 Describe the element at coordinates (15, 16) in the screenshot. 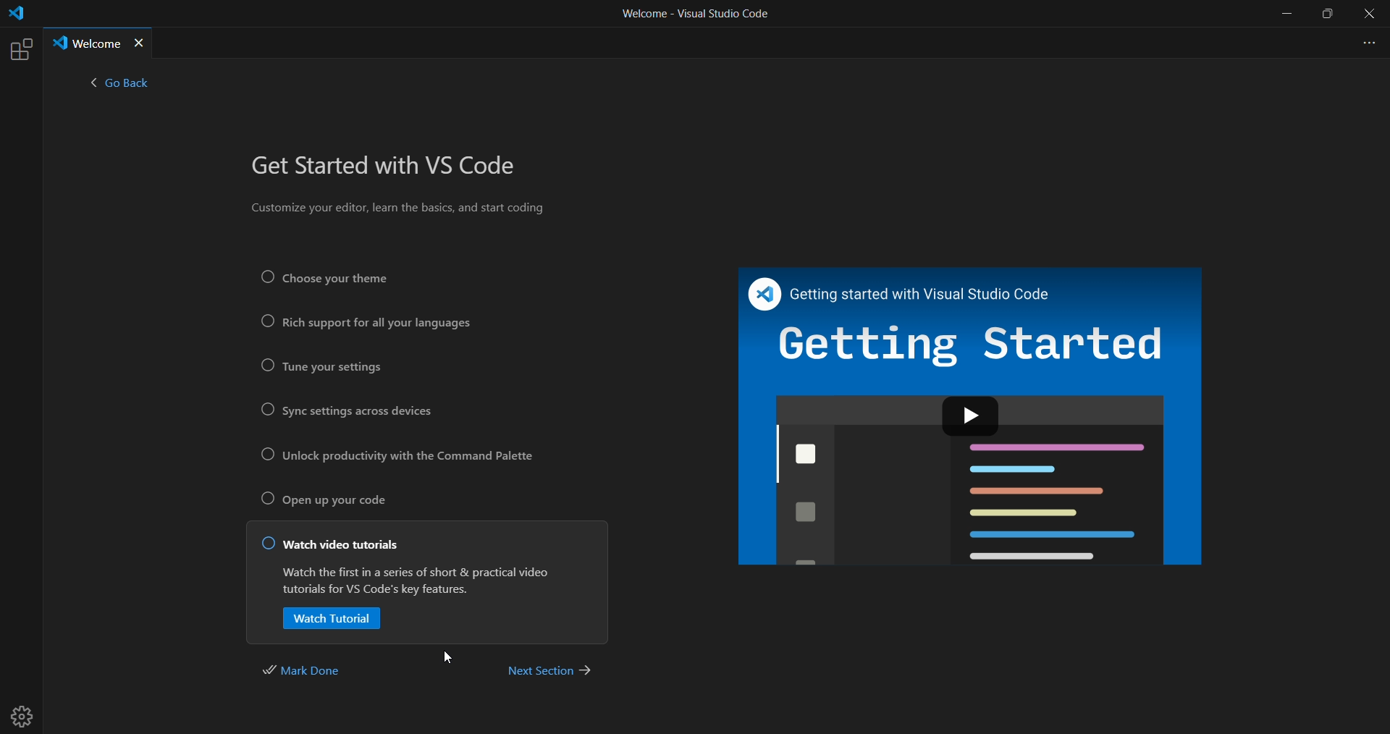

I see `logo` at that location.